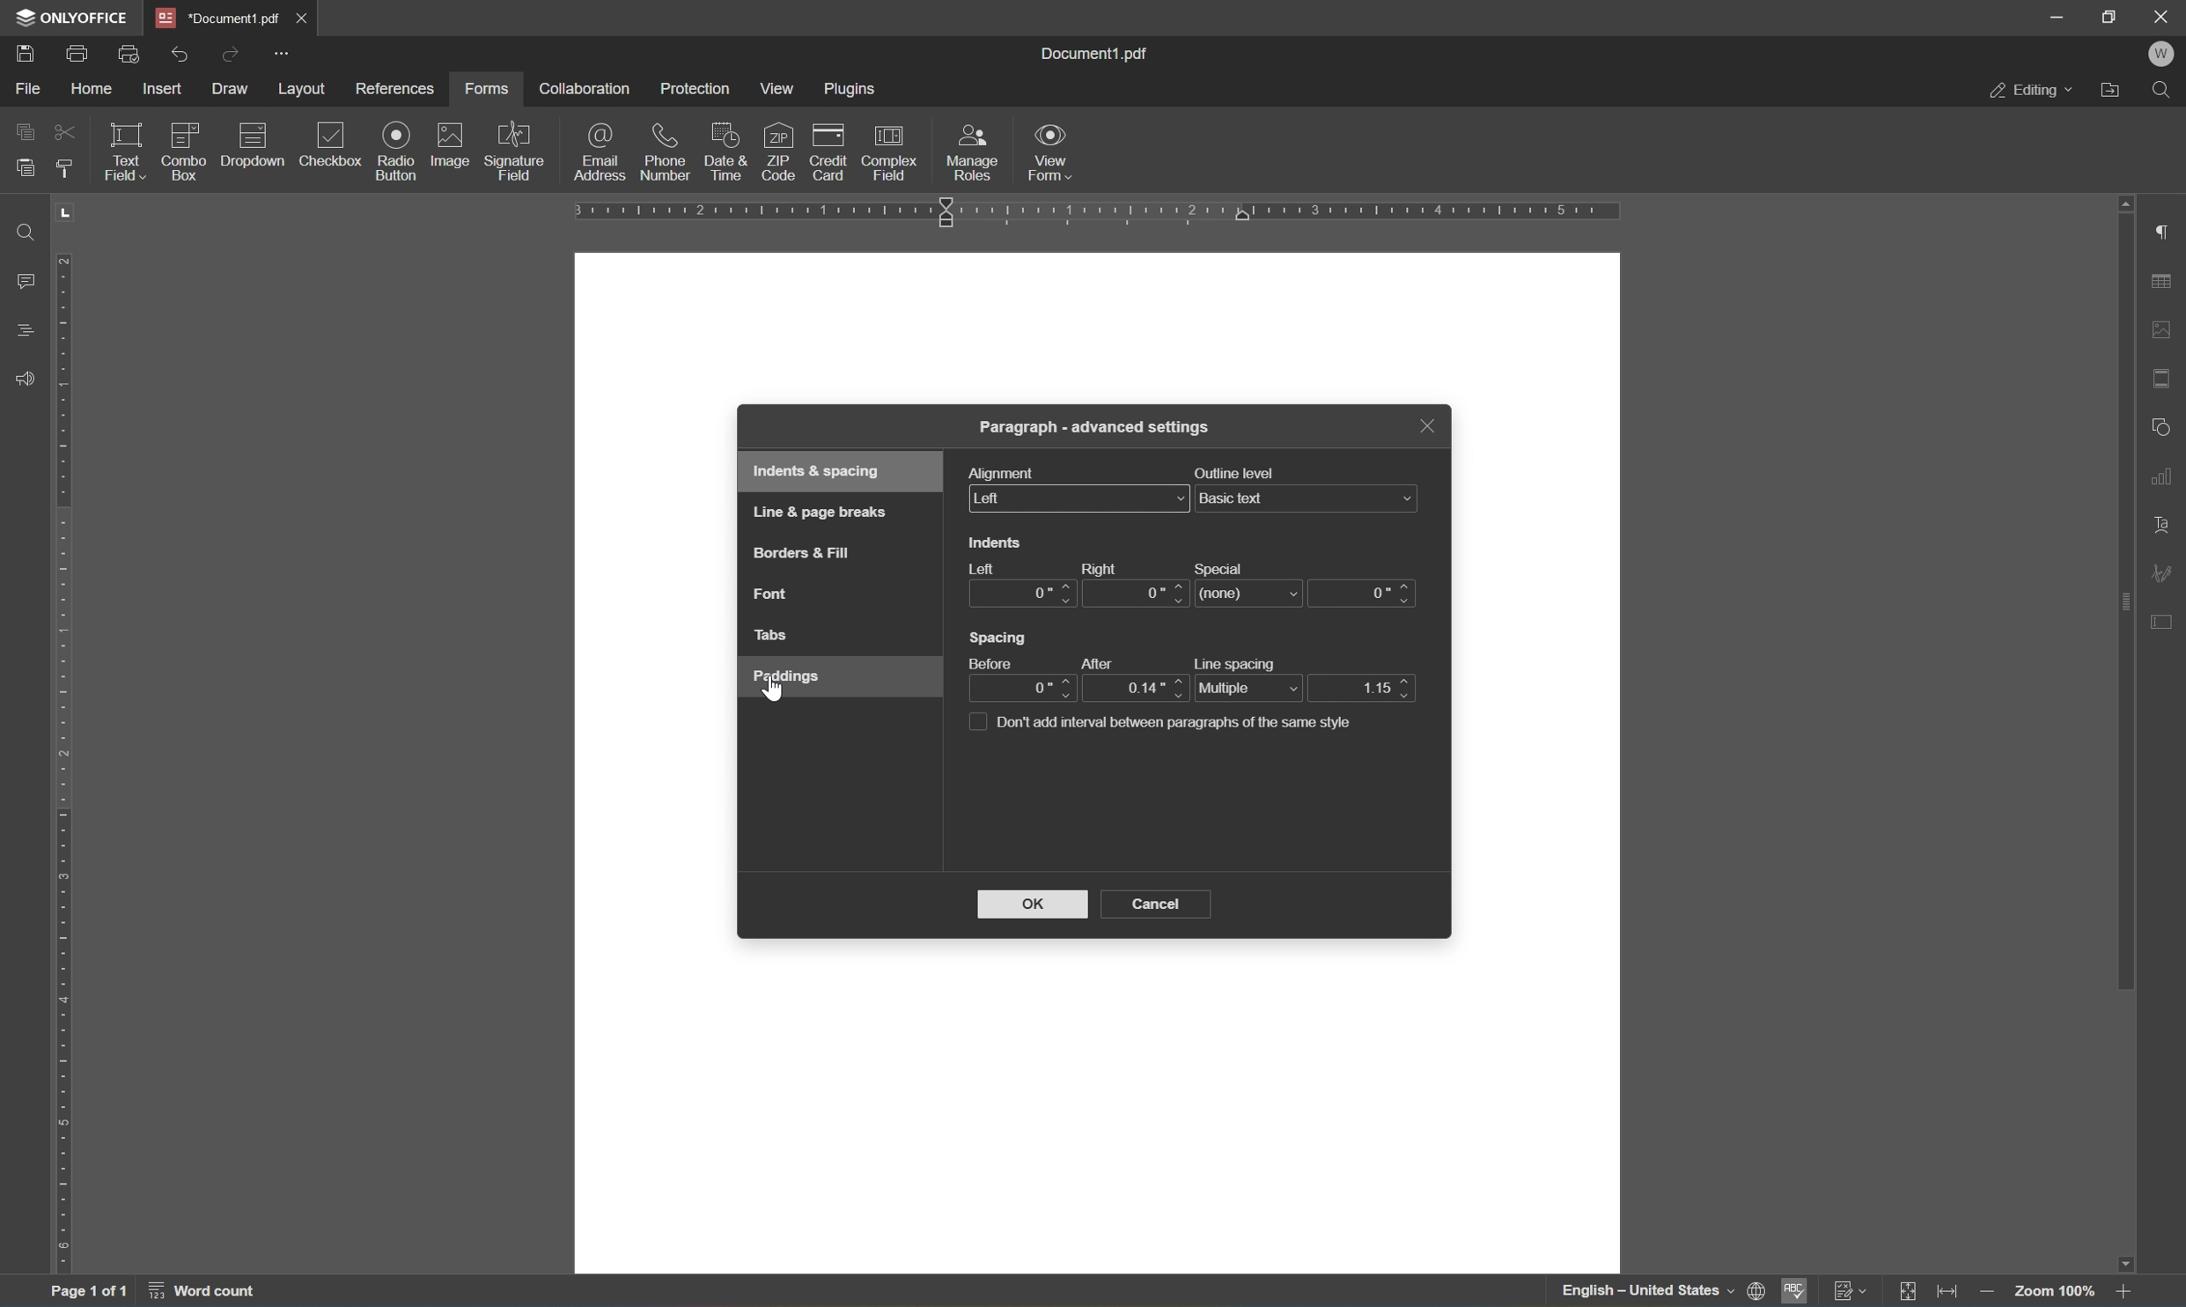  I want to click on customize quick access toolbar, so click(284, 52).